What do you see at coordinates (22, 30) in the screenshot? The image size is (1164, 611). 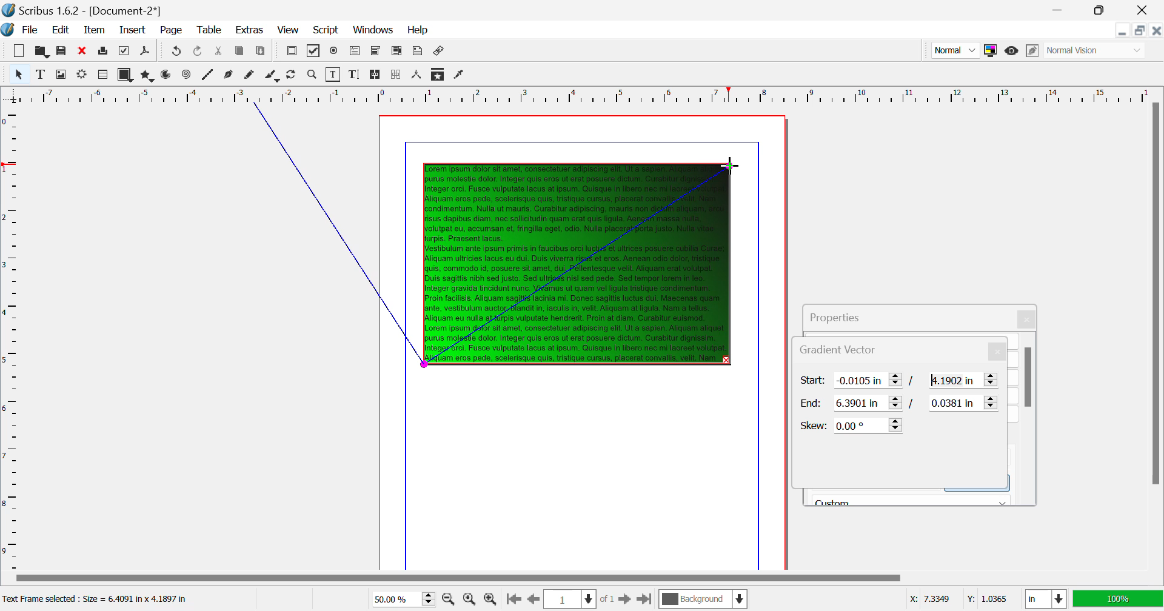 I see `File` at bounding box center [22, 30].